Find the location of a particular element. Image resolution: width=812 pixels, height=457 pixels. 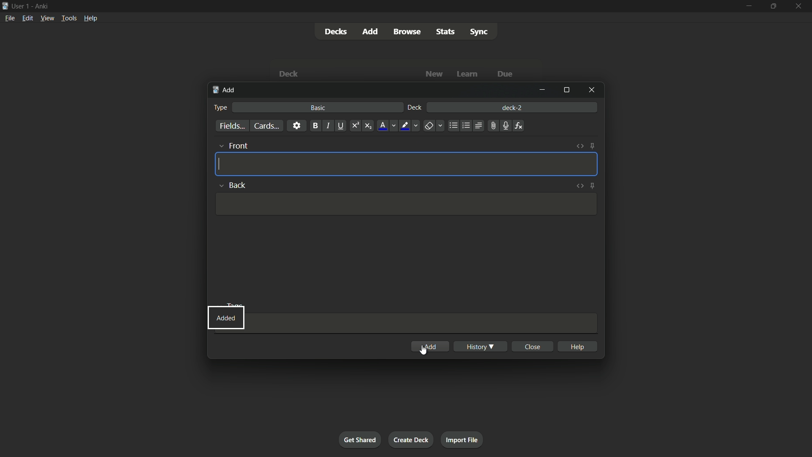

attach is located at coordinates (494, 125).